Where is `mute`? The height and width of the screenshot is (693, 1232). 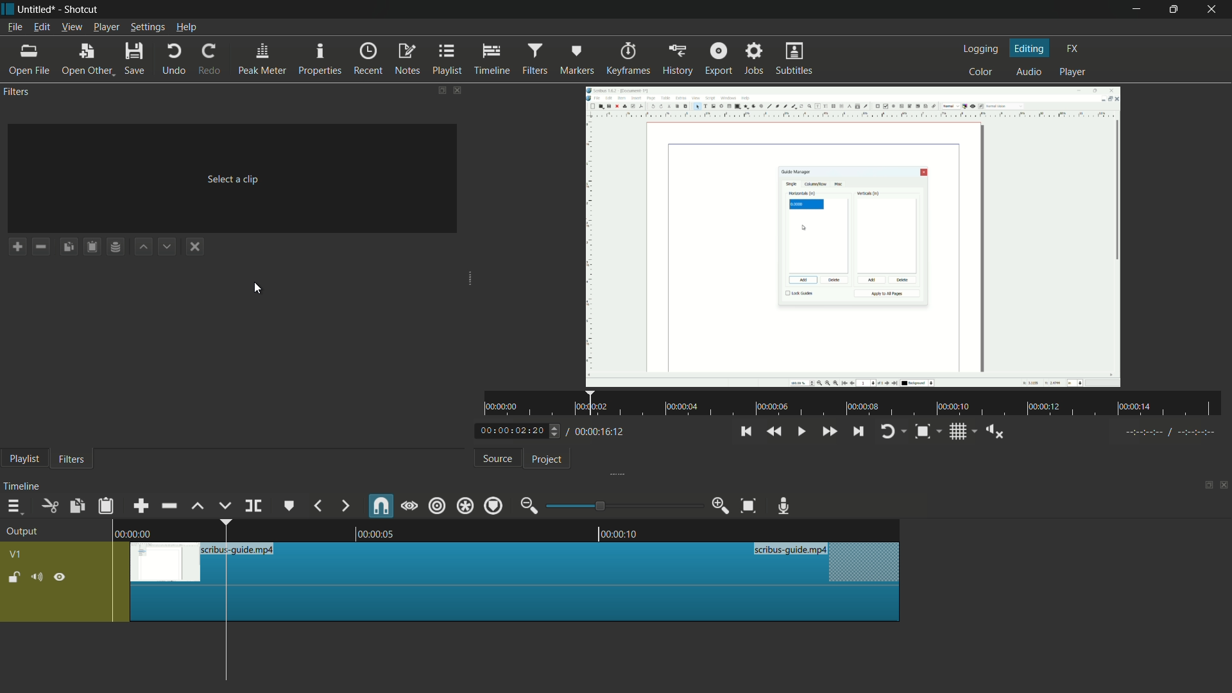
mute is located at coordinates (37, 577).